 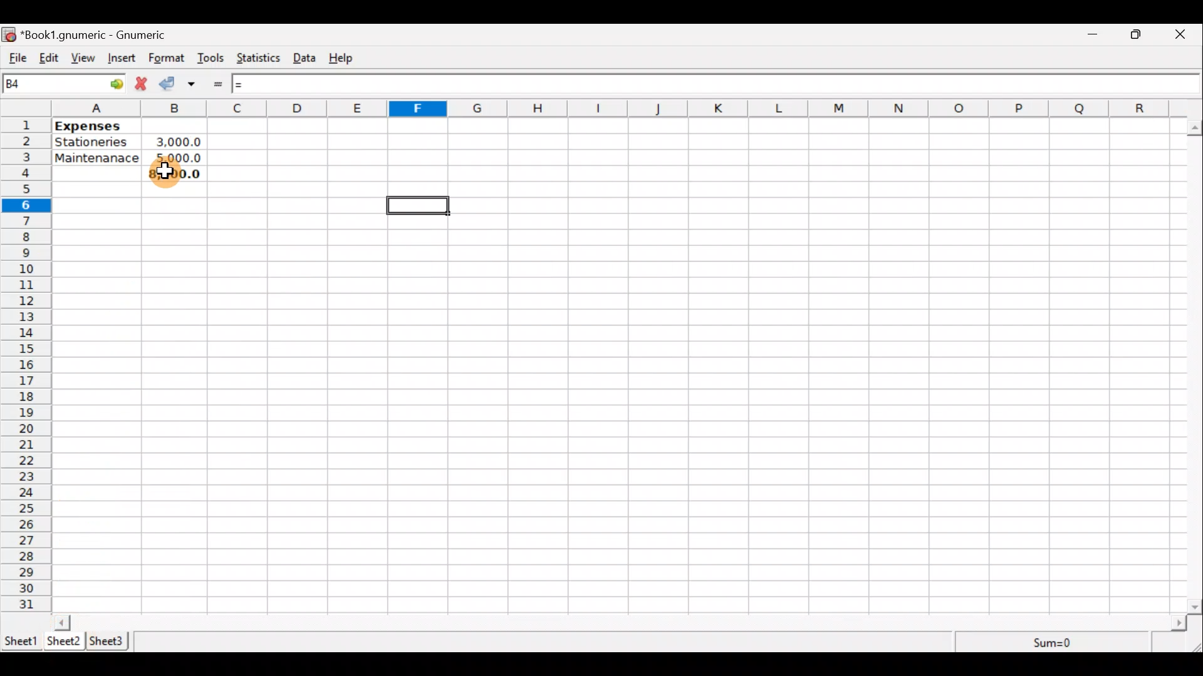 I want to click on Stationeries, so click(x=99, y=143).